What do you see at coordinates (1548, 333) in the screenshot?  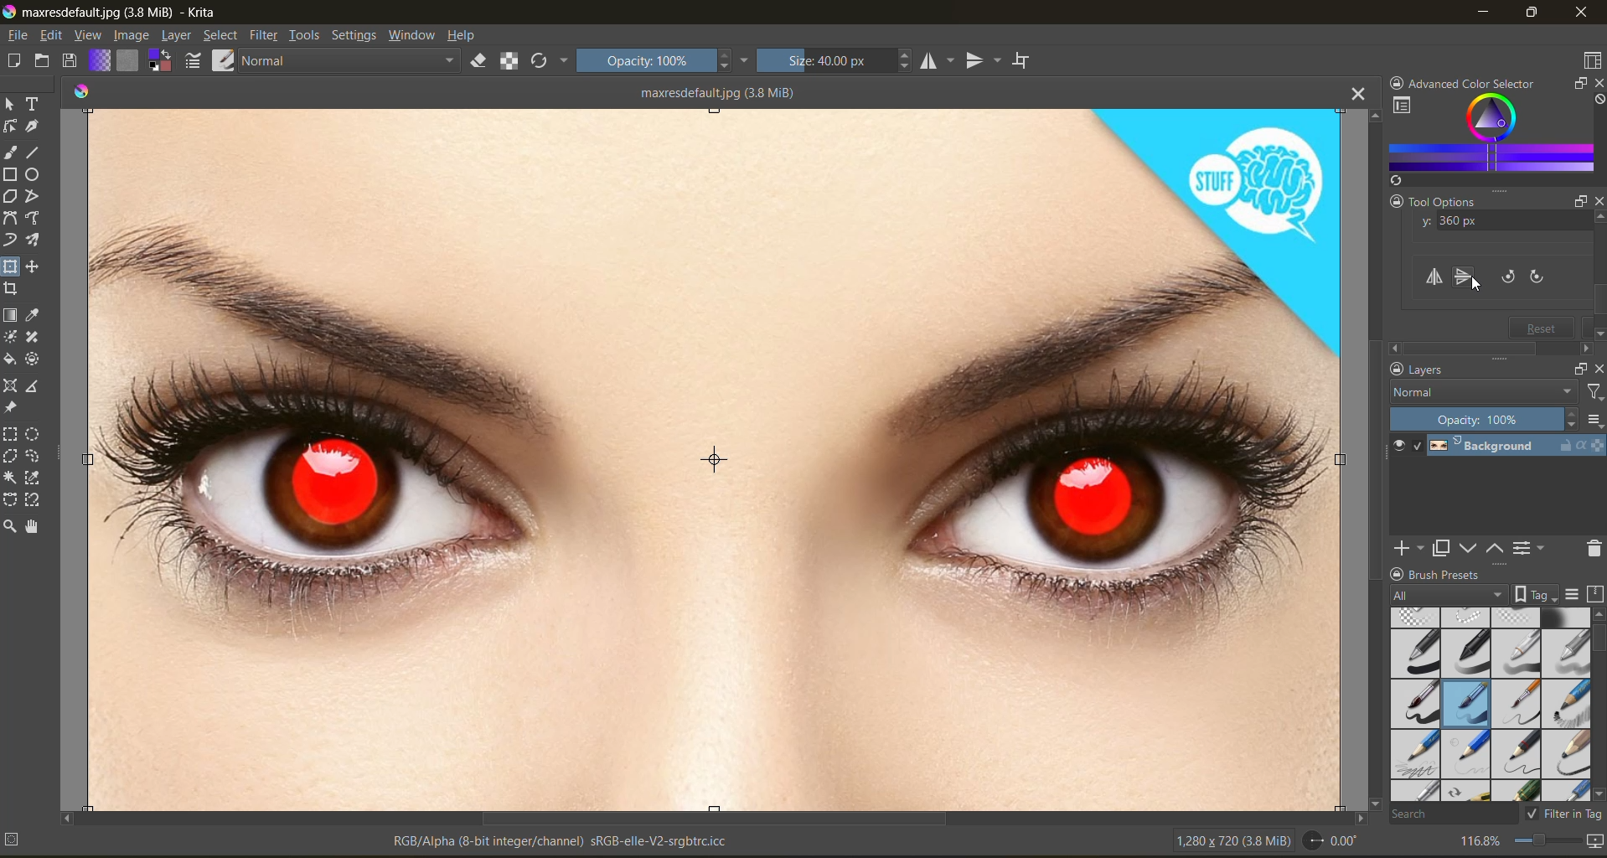 I see `reset` at bounding box center [1548, 333].